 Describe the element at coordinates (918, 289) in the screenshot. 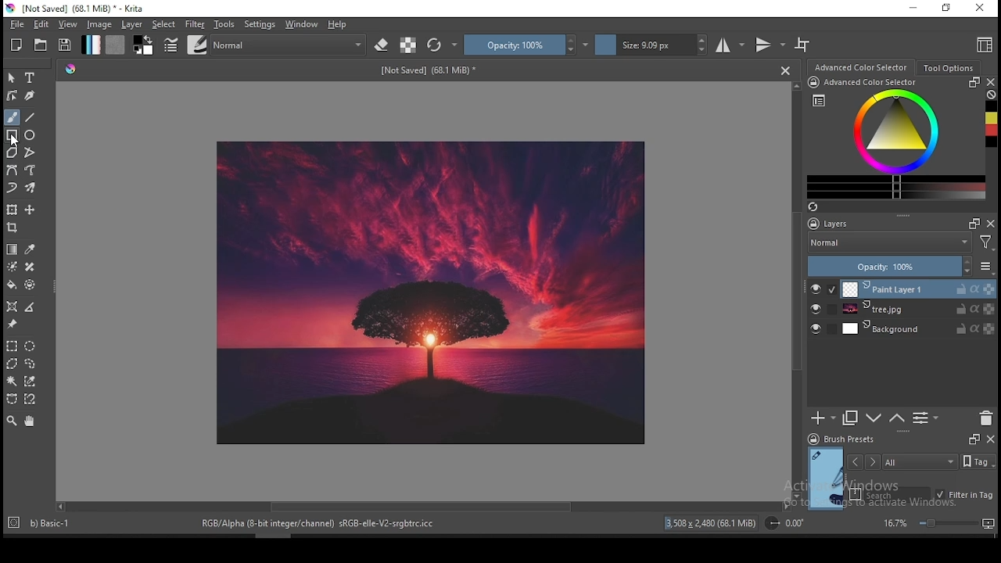

I see `layer` at that location.